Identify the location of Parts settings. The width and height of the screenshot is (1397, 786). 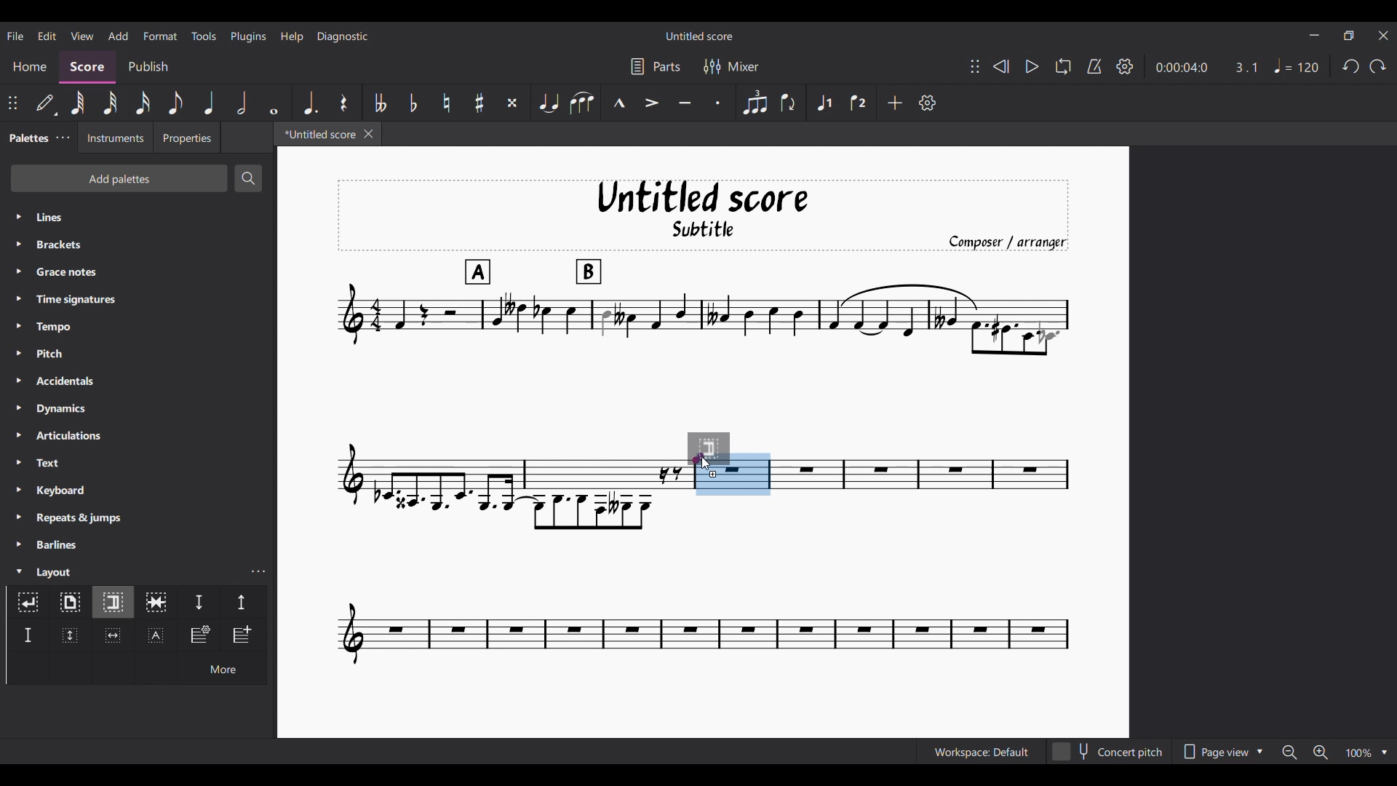
(656, 66).